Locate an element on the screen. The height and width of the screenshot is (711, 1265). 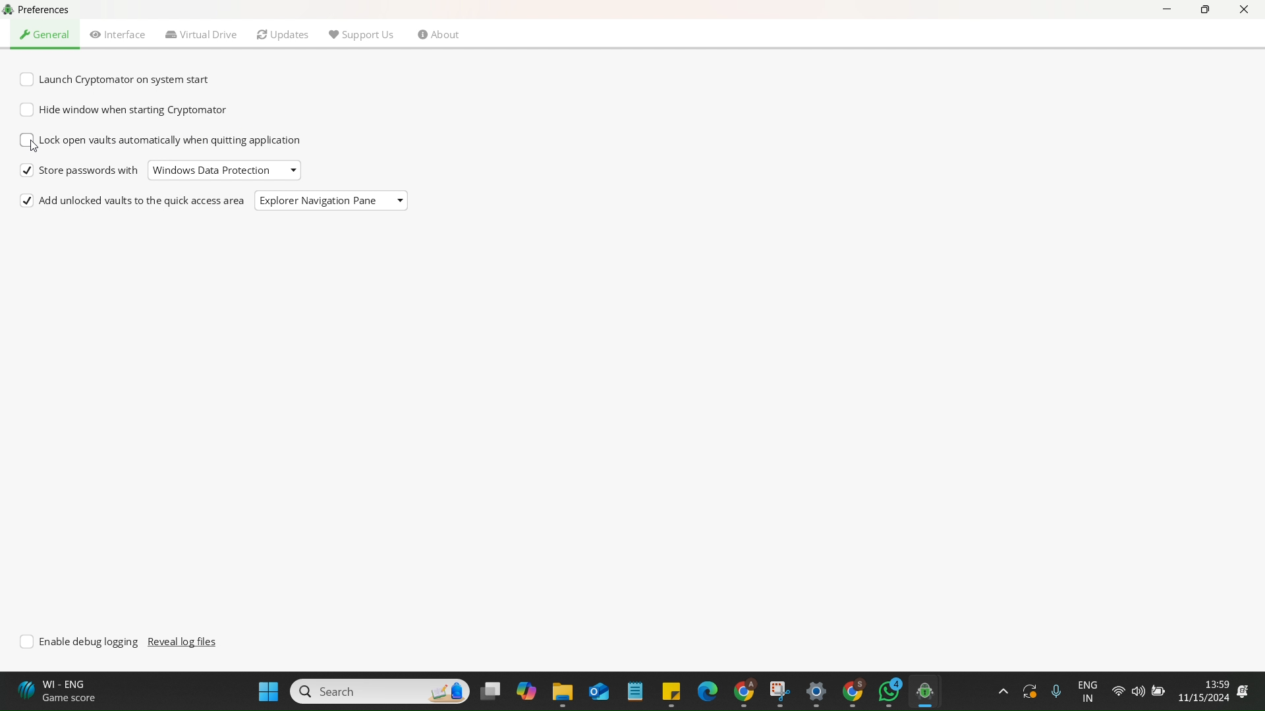
General is located at coordinates (46, 34).